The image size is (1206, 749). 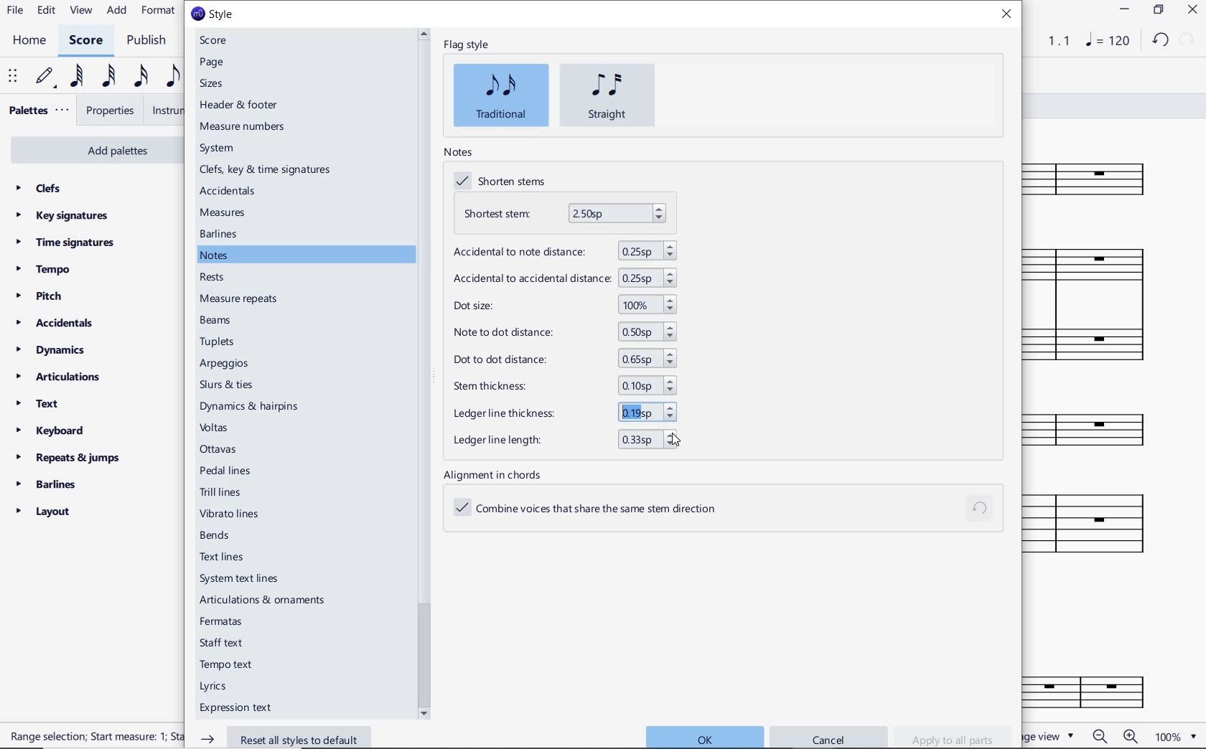 What do you see at coordinates (243, 707) in the screenshot?
I see `expression text` at bounding box center [243, 707].